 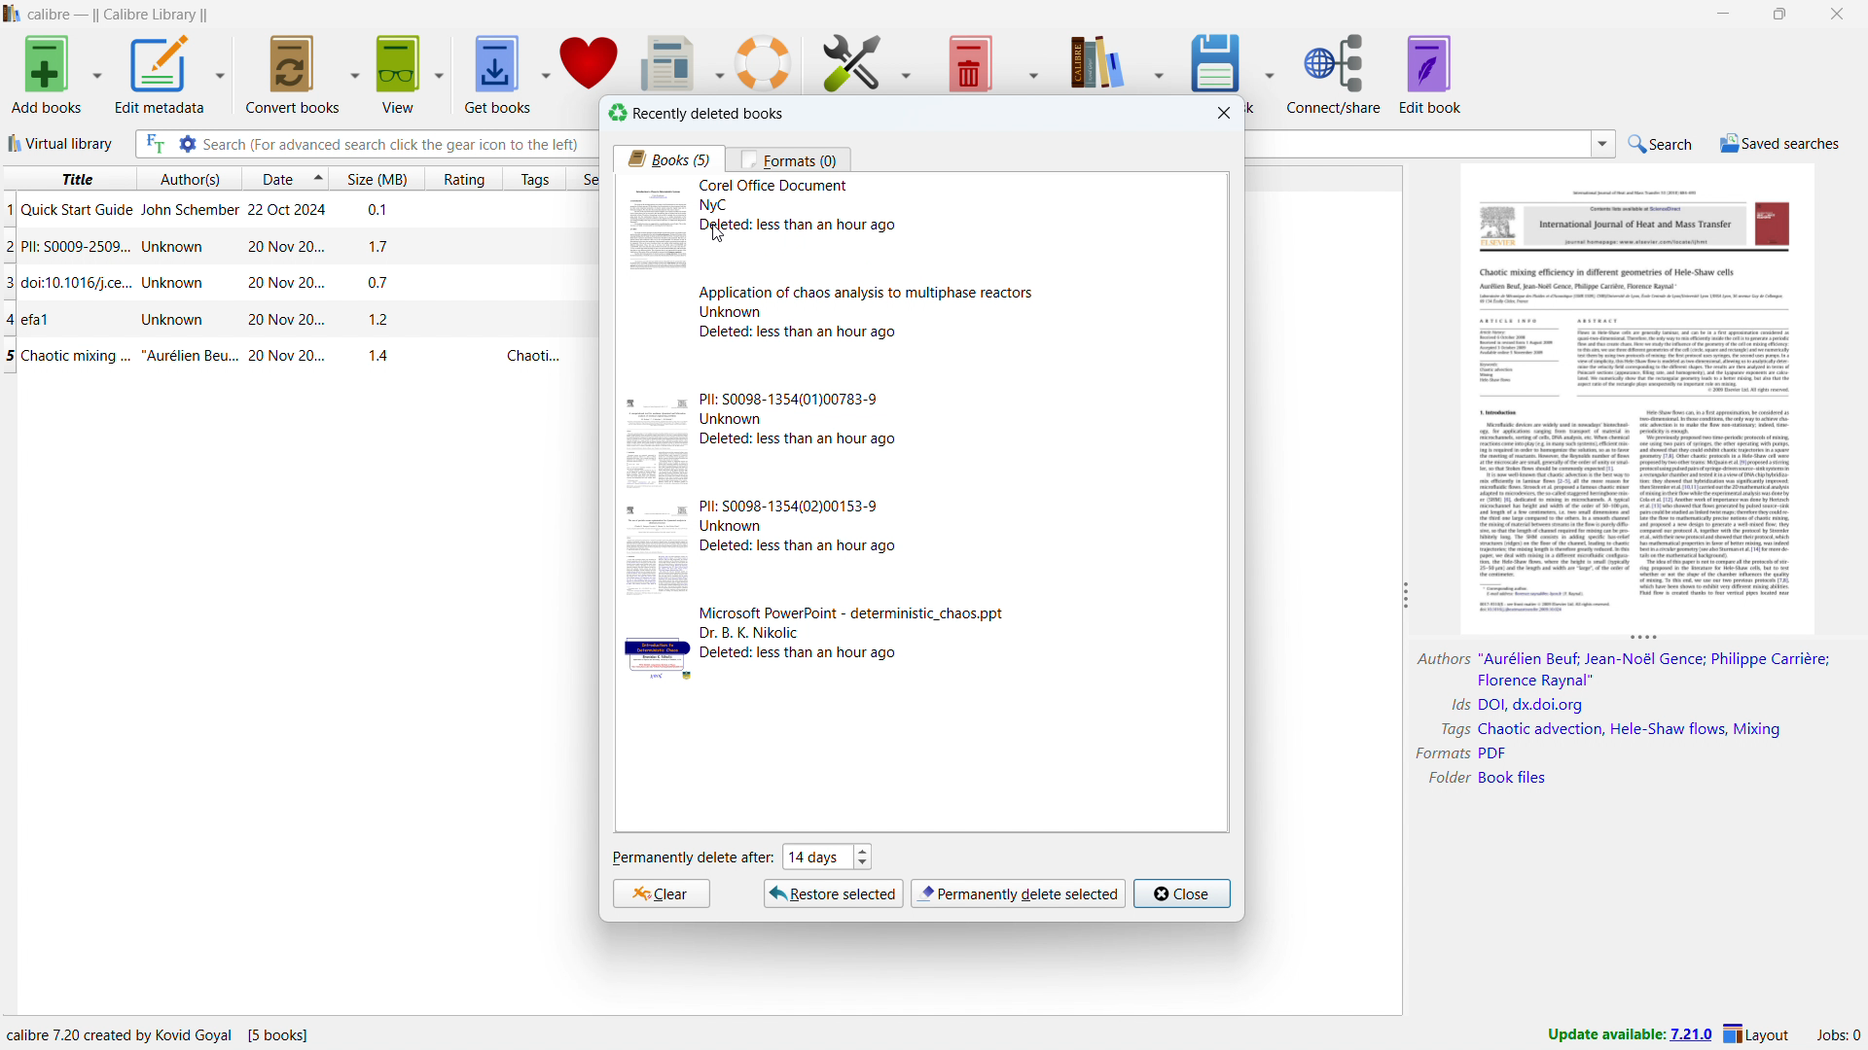 I want to click on close, so click(x=1835, y=14).